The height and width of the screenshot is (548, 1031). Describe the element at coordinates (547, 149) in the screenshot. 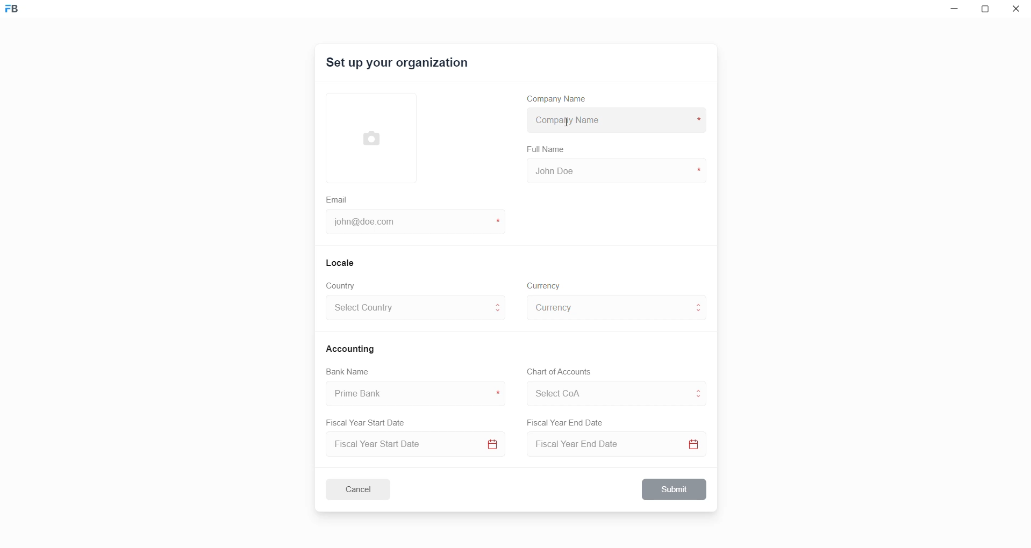

I see `Full Name` at that location.